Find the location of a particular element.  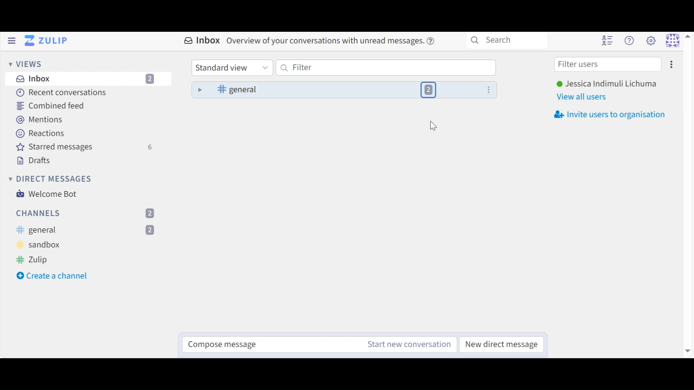

Hide left Sidebar is located at coordinates (12, 42).